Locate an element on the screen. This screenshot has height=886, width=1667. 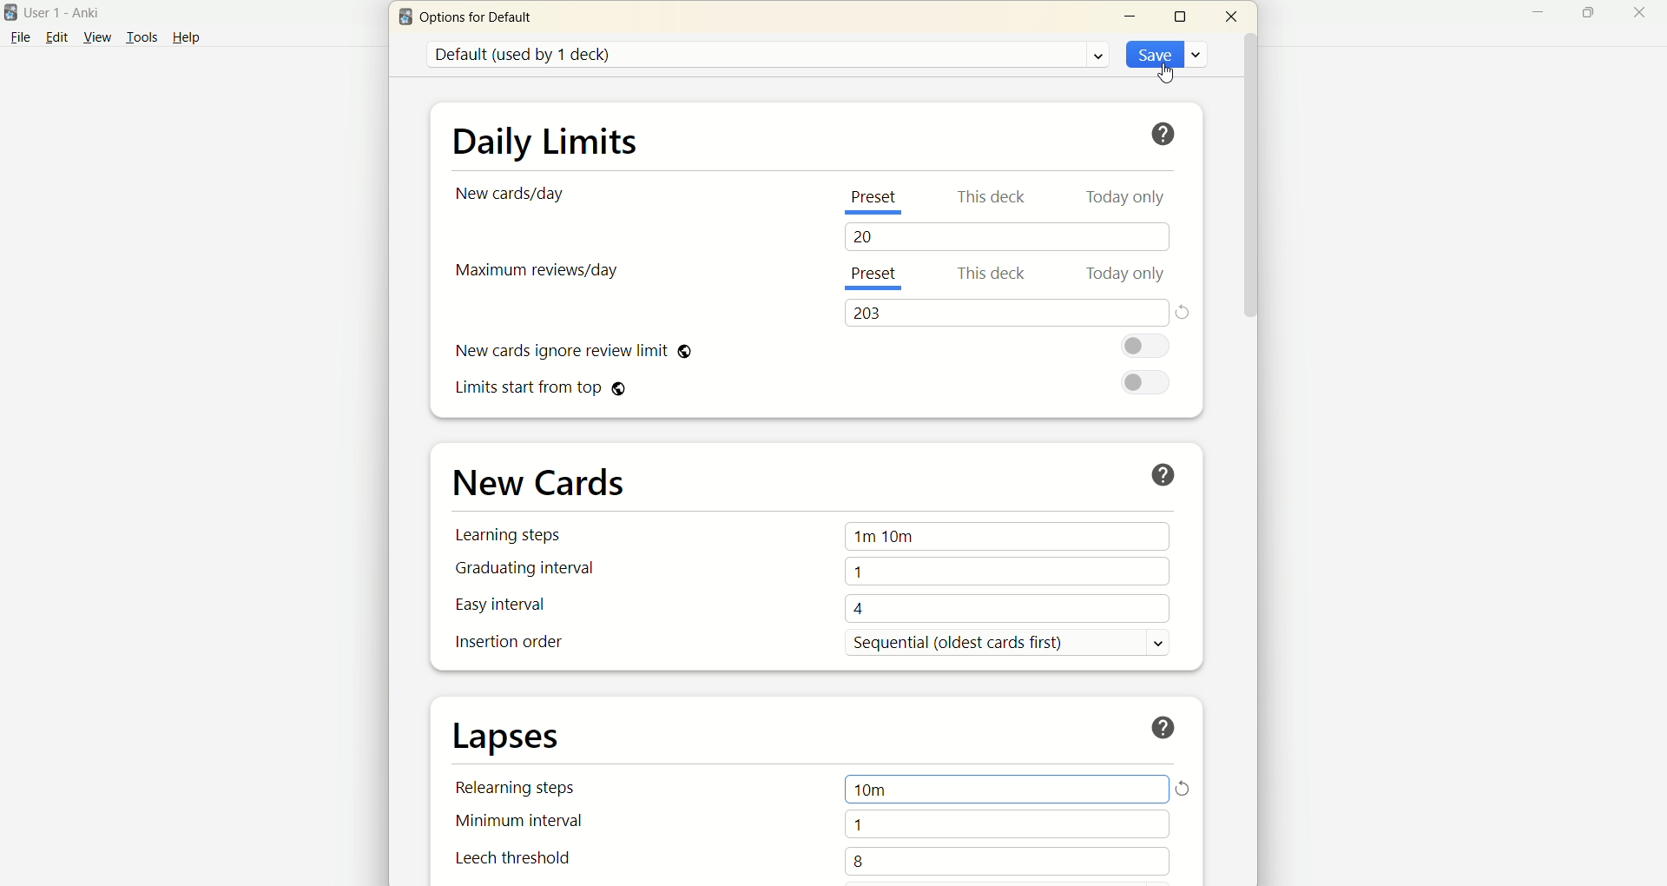
logo is located at coordinates (403, 19).